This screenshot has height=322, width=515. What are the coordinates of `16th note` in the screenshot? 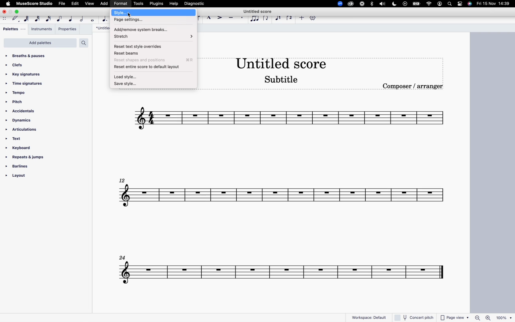 It's located at (49, 19).